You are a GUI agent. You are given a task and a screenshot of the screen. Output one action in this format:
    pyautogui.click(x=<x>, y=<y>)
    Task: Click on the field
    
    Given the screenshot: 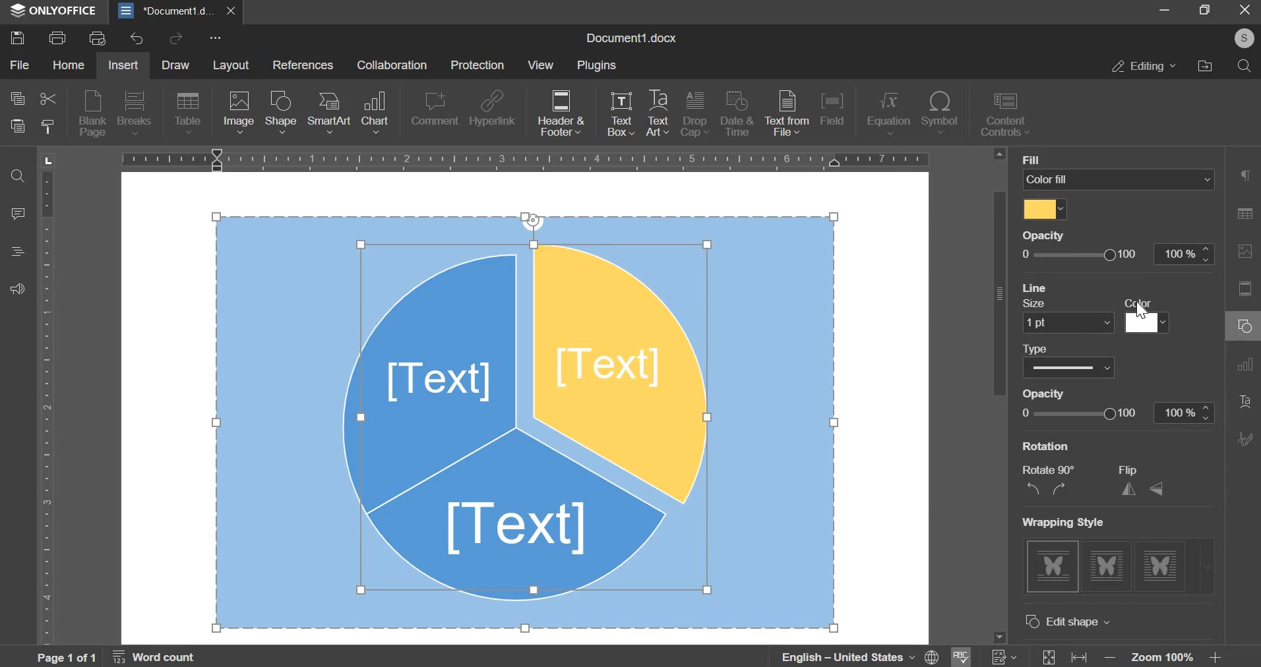 What is the action you would take?
    pyautogui.click(x=832, y=108)
    